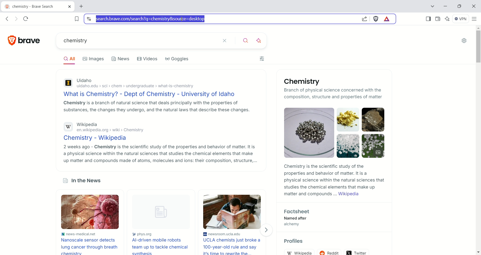 The height and width of the screenshot is (255, 481). What do you see at coordinates (228, 40) in the screenshot?
I see `close` at bounding box center [228, 40].